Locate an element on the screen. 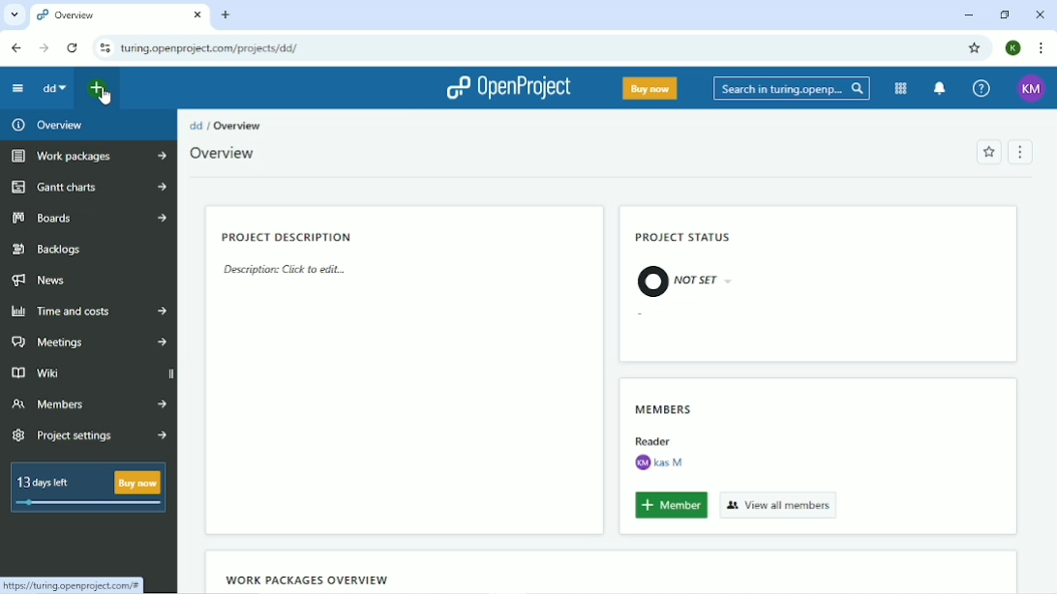 The width and height of the screenshot is (1057, 594). News is located at coordinates (43, 282).